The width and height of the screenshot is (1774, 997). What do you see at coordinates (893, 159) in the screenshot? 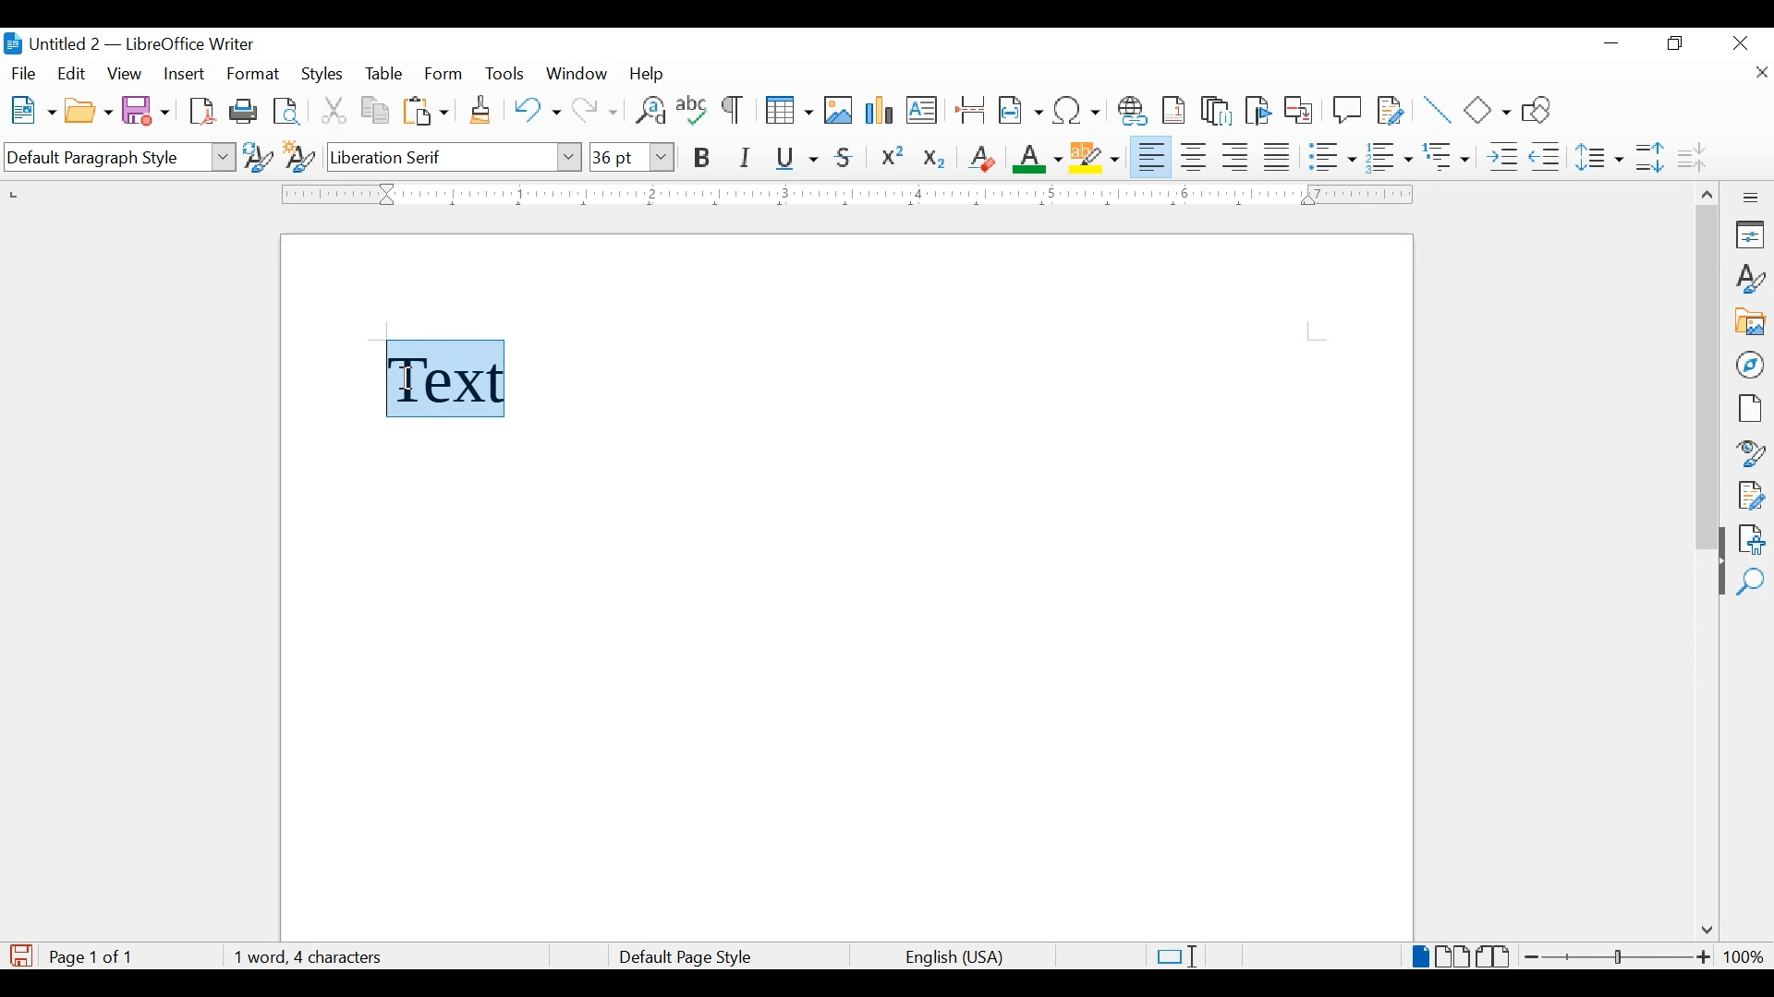
I see `superscript` at bounding box center [893, 159].